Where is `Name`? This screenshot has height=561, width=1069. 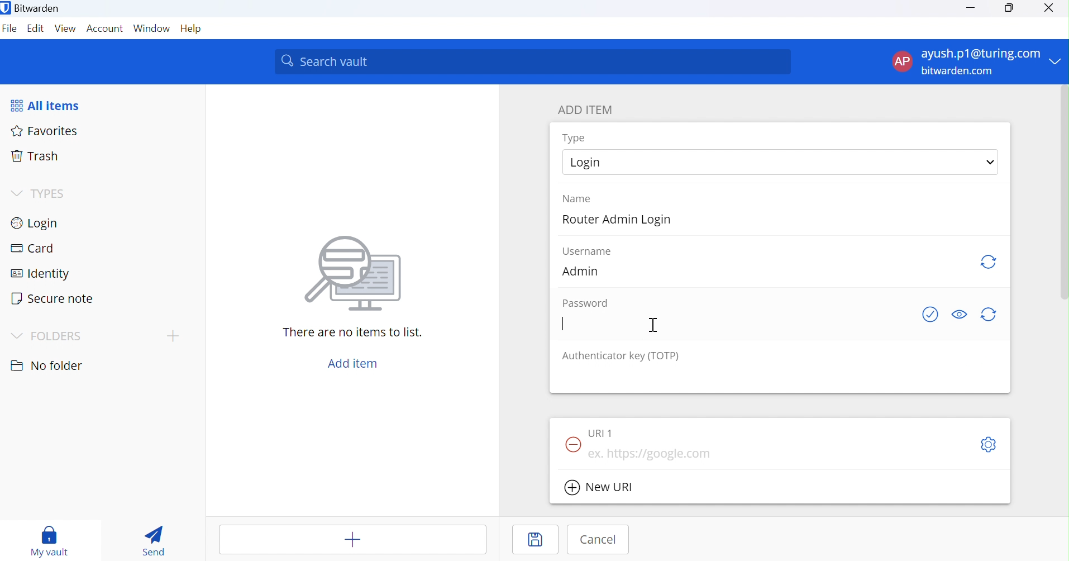 Name is located at coordinates (583, 198).